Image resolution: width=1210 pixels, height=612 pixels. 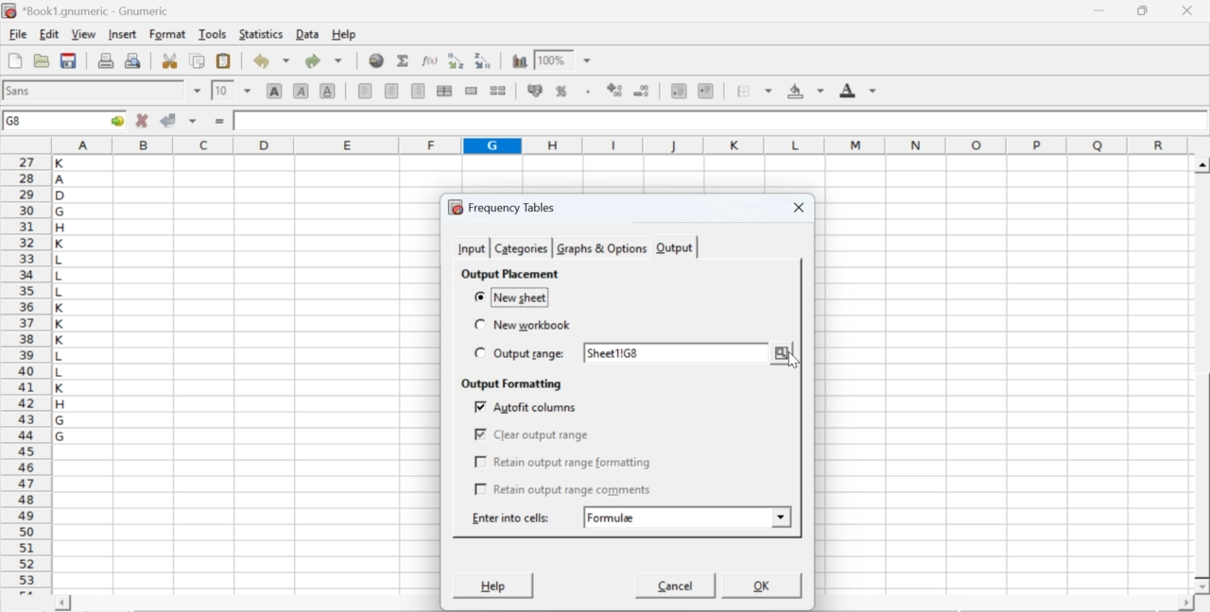 I want to click on application name, so click(x=89, y=8).